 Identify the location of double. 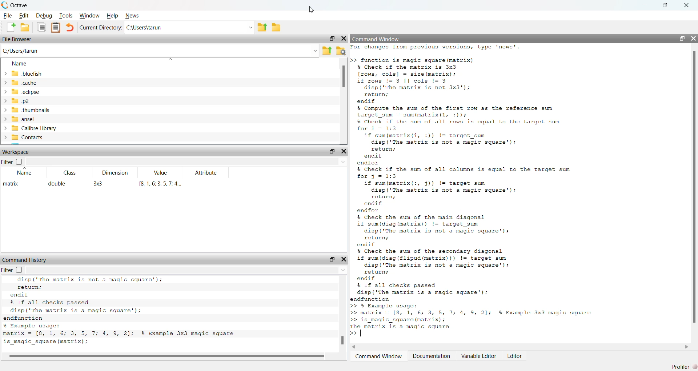
(57, 184).